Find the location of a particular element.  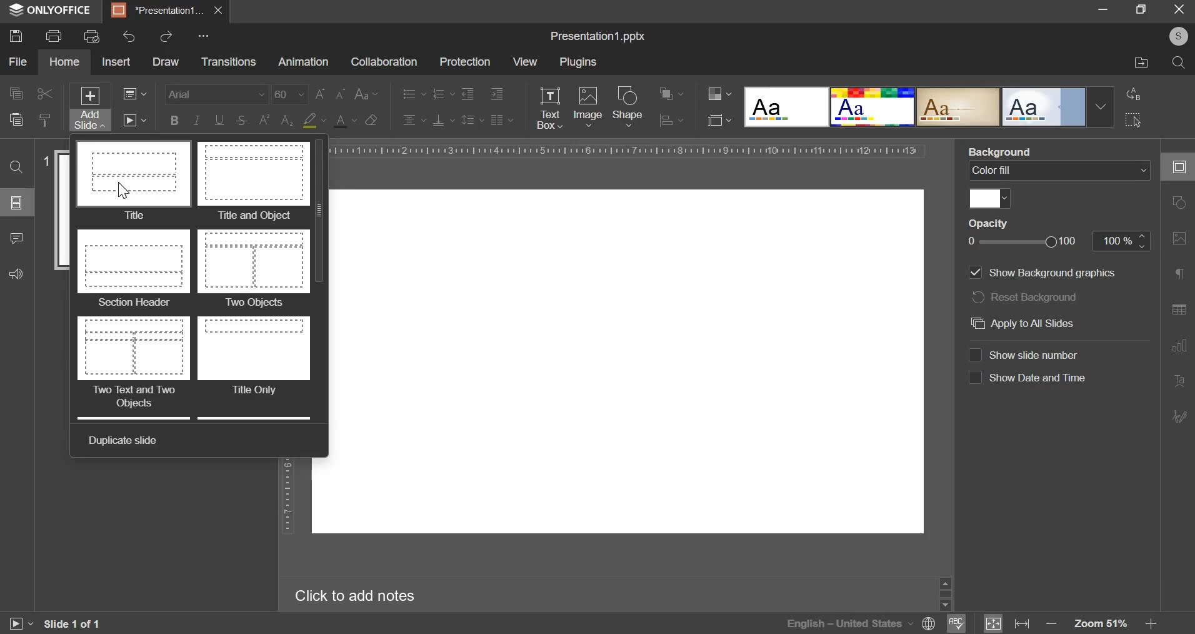

color fill is located at coordinates (1057, 171).